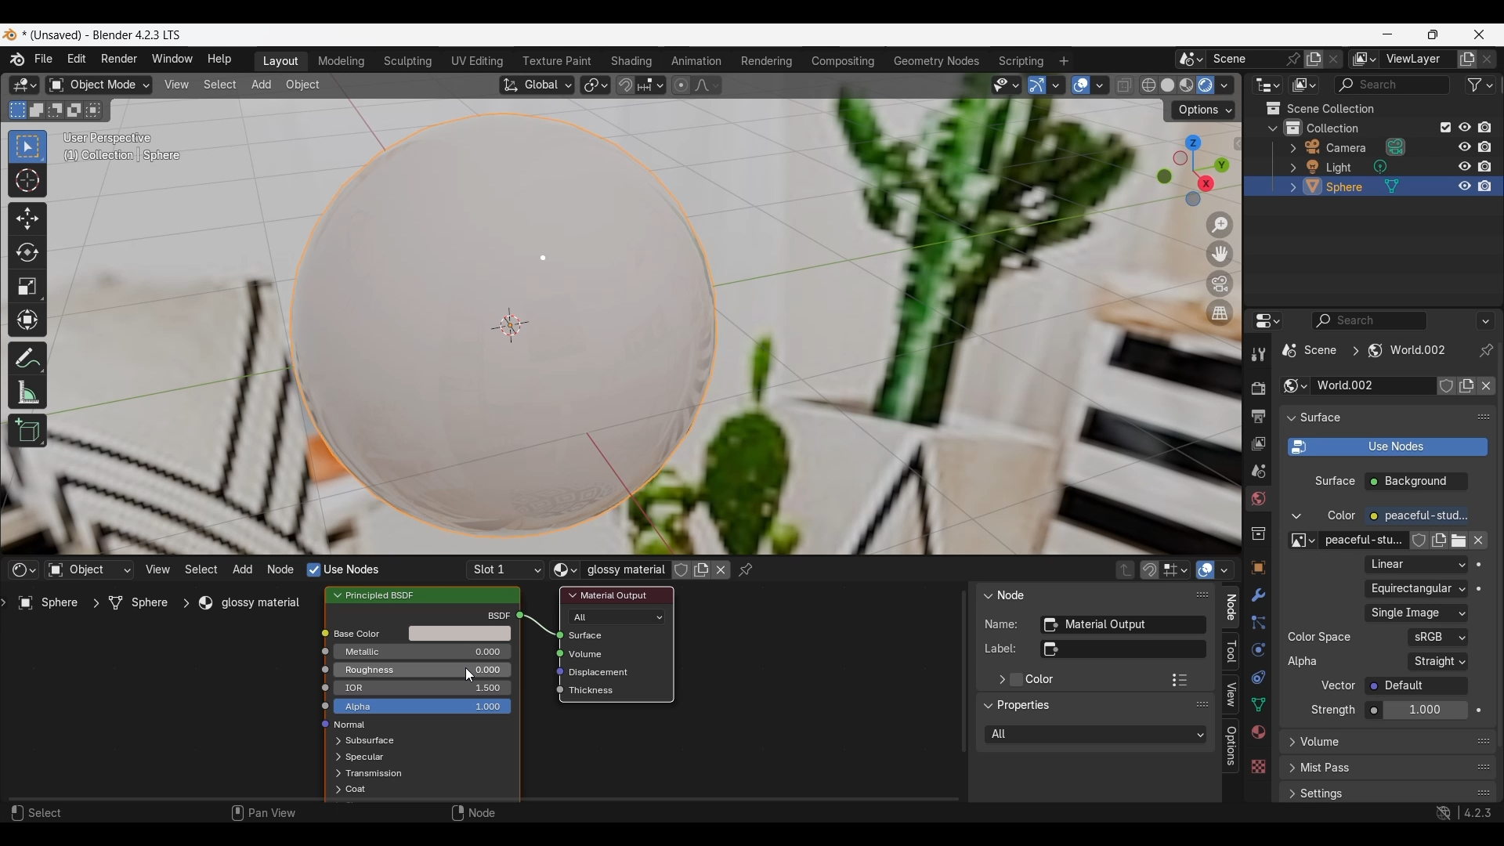 Image resolution: width=1504 pixels, height=846 pixels. I want to click on Surface, so click(598, 635).